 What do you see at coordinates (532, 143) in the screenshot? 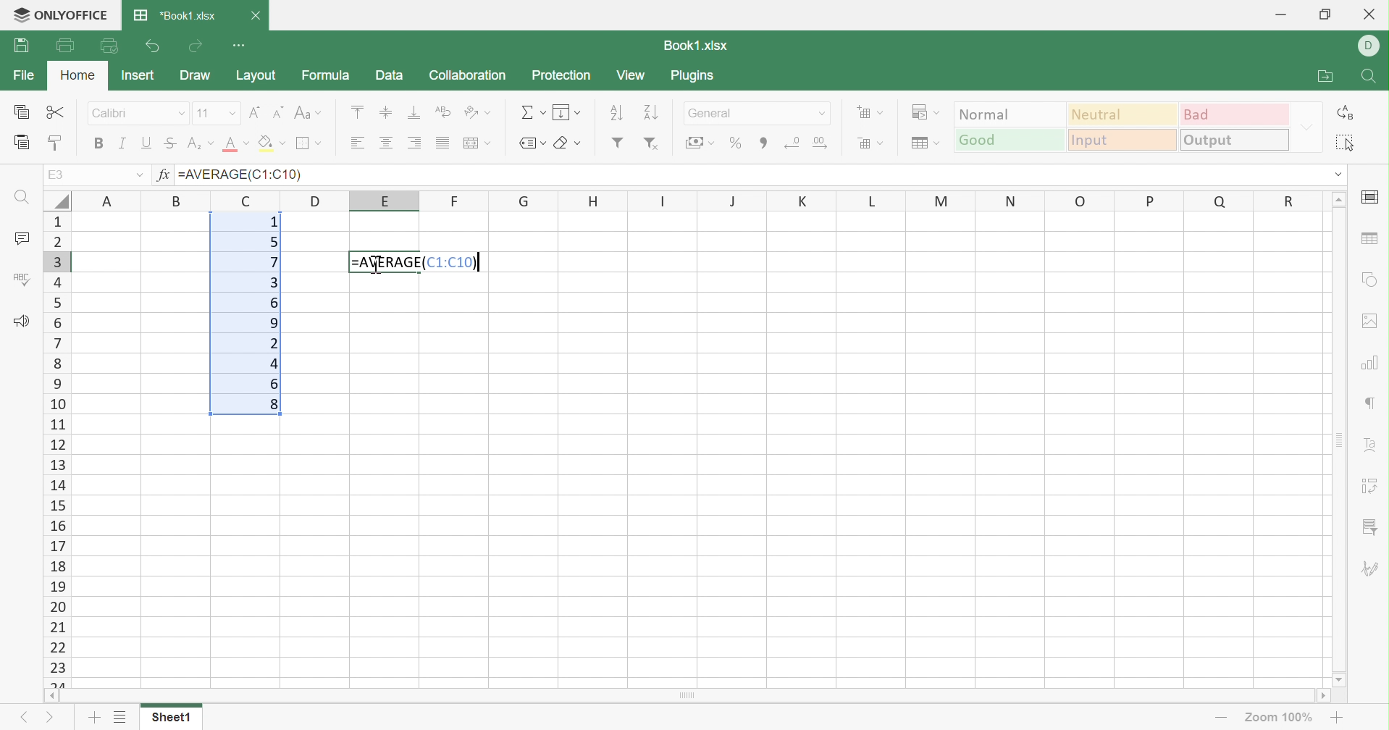
I see `Named ranges` at bounding box center [532, 143].